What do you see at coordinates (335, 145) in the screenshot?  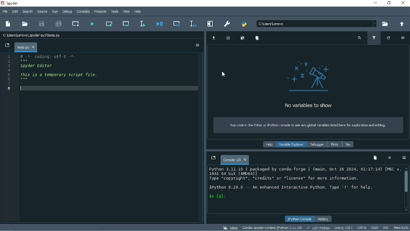 I see `Plots` at bounding box center [335, 145].